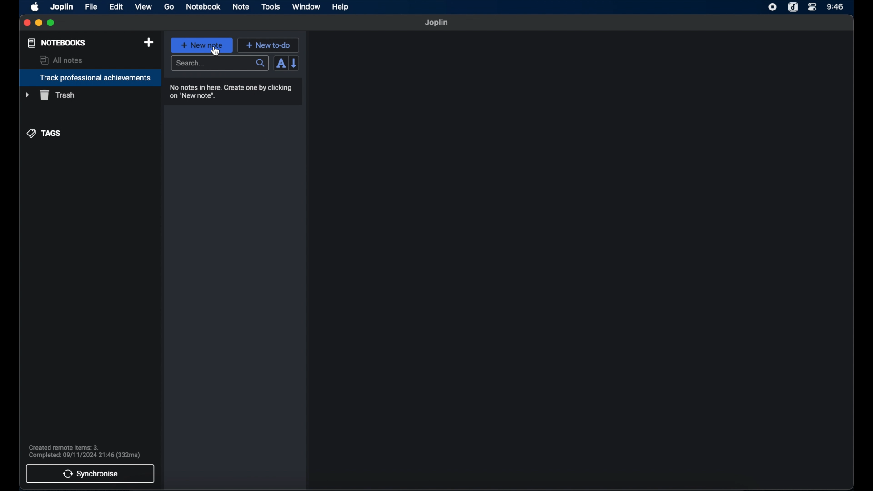 The height and width of the screenshot is (491, 873). What do you see at coordinates (793, 8) in the screenshot?
I see `joplin` at bounding box center [793, 8].